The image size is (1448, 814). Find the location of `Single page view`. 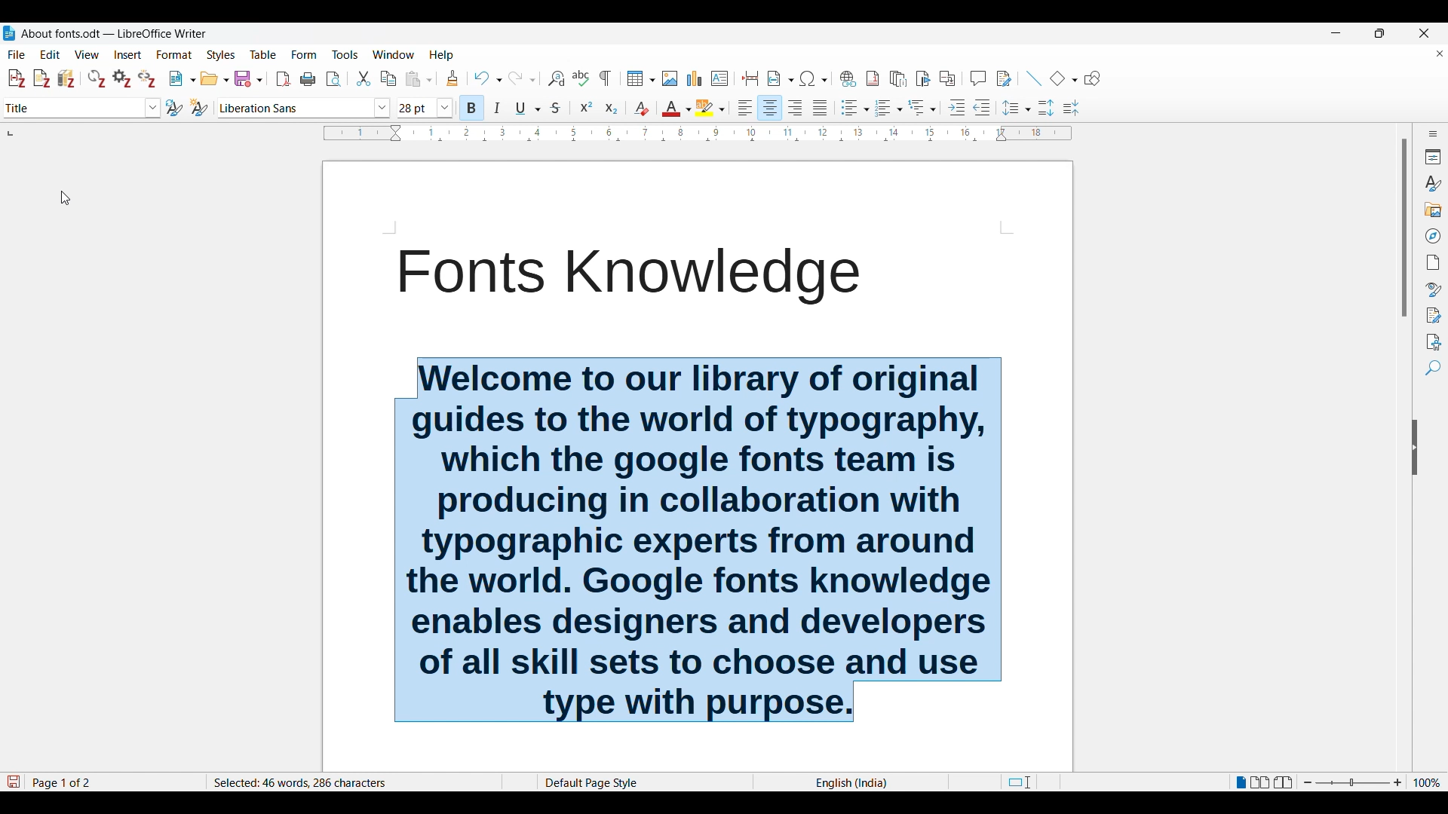

Single page view is located at coordinates (1240, 782).